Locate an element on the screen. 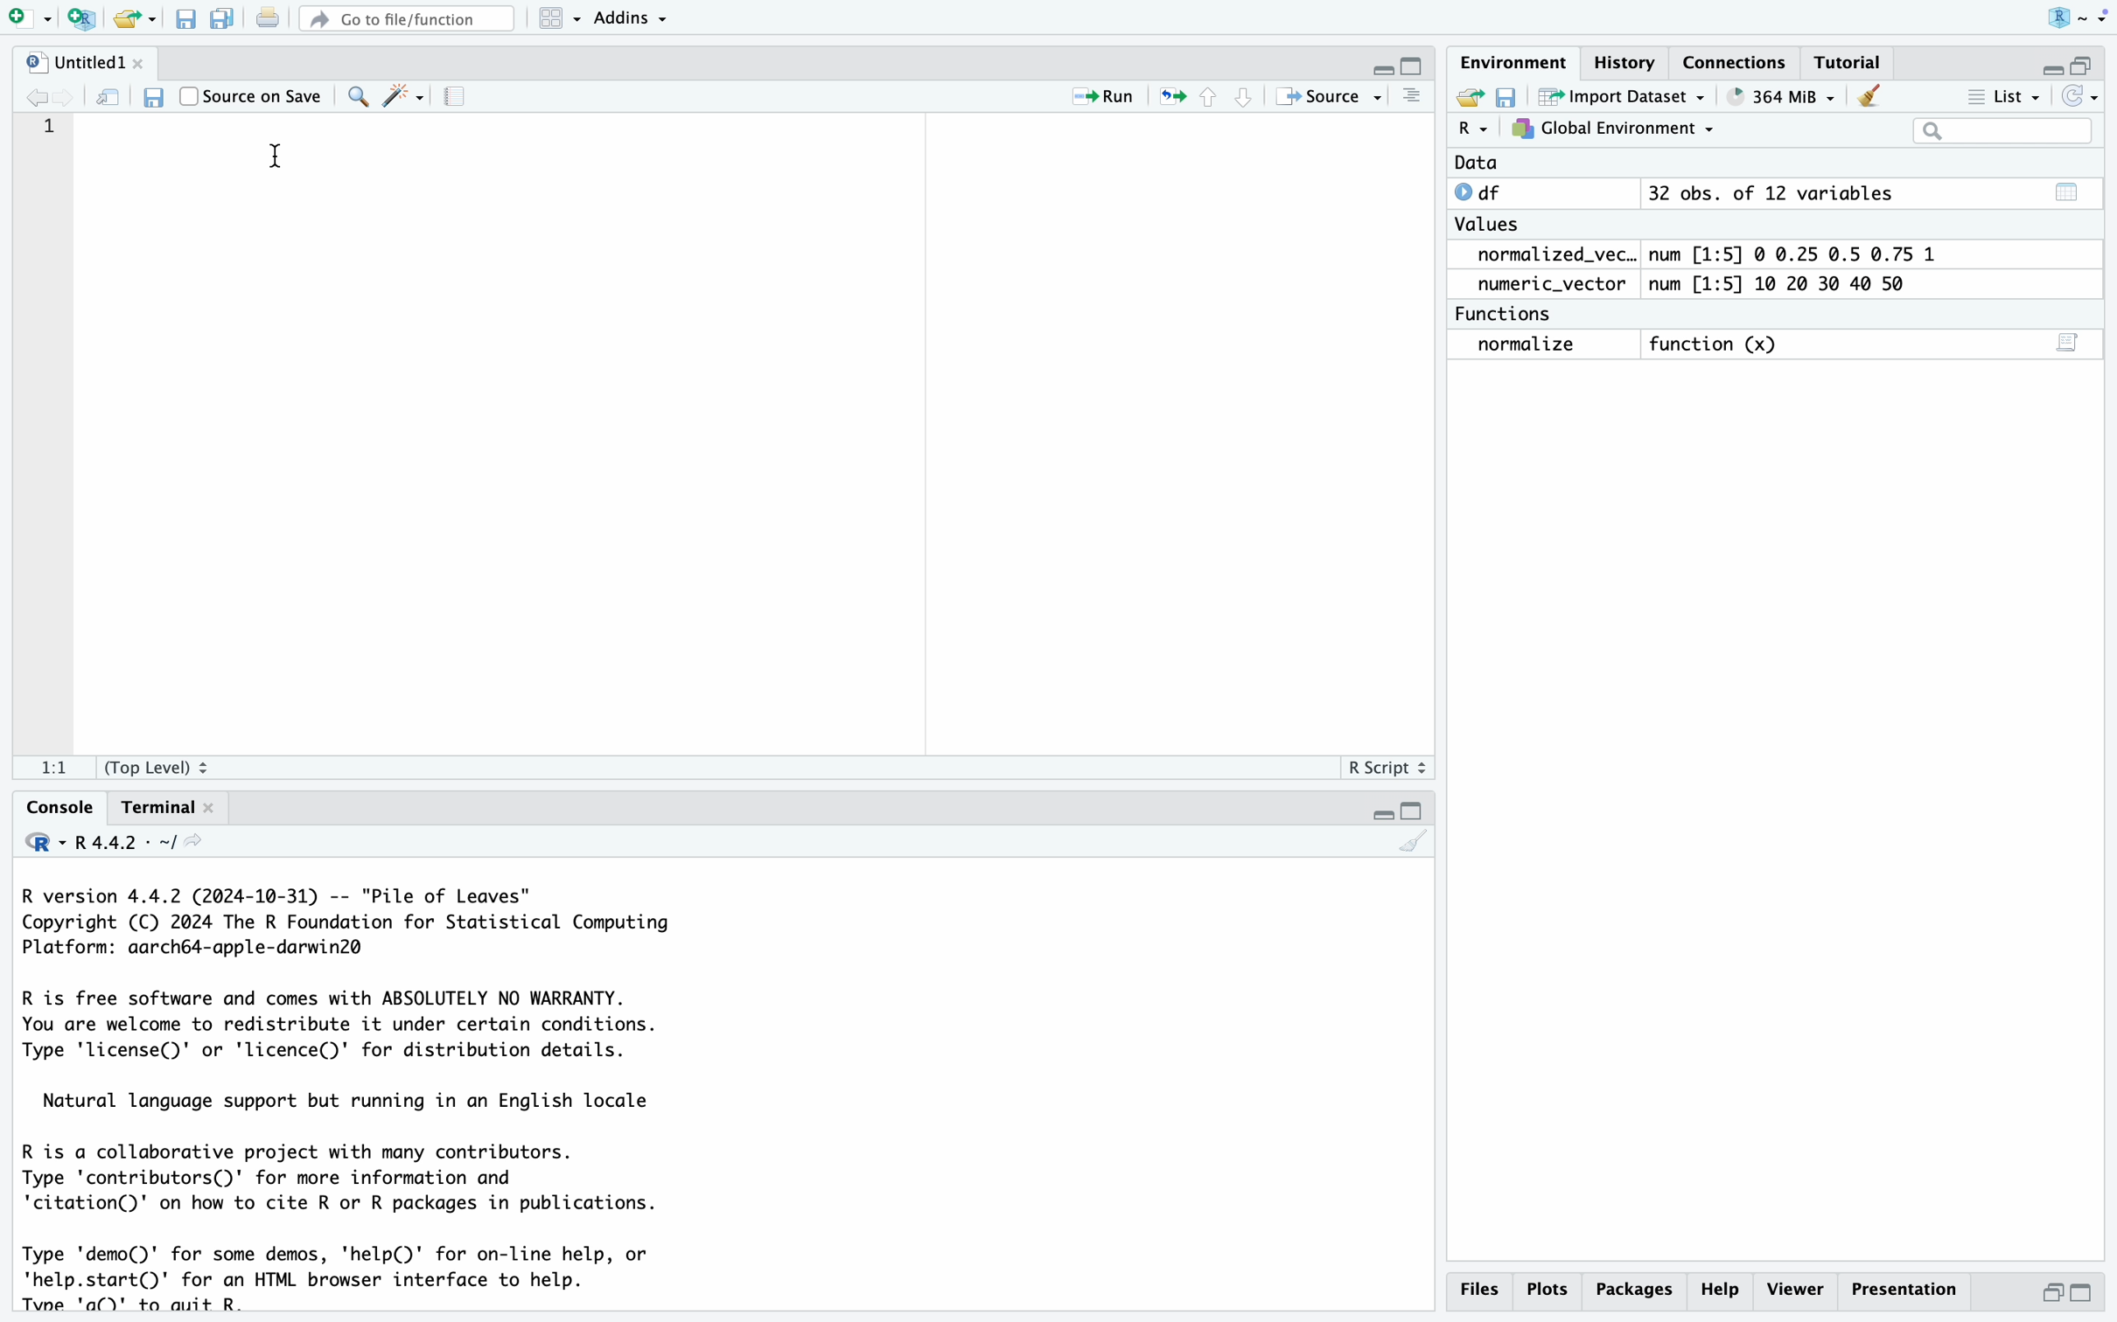 Image resolution: width=2117 pixels, height=1322 pixels. Menu is located at coordinates (561, 18).